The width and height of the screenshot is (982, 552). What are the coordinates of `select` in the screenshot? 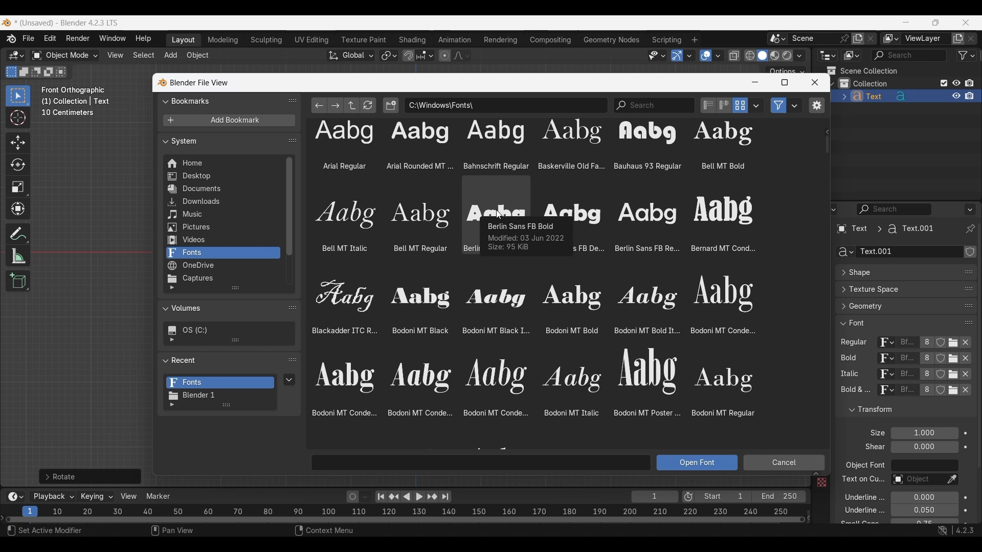 It's located at (63, 72).